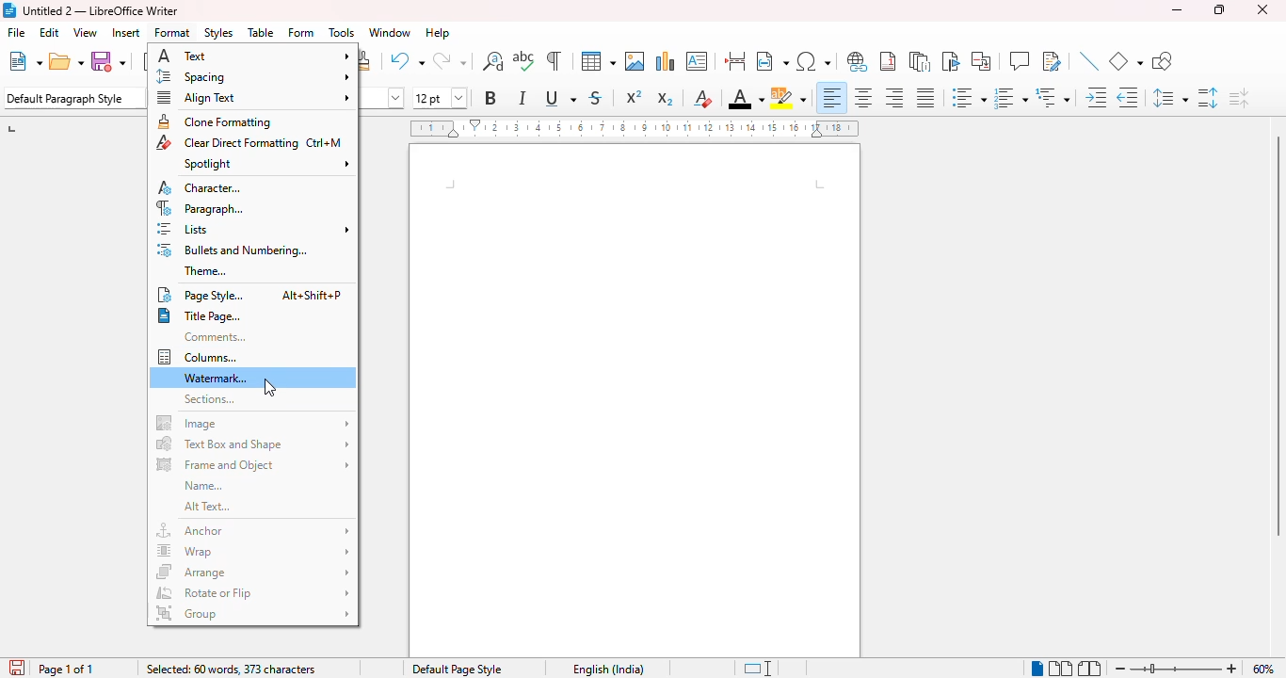 The image size is (1286, 678). I want to click on font color, so click(746, 100).